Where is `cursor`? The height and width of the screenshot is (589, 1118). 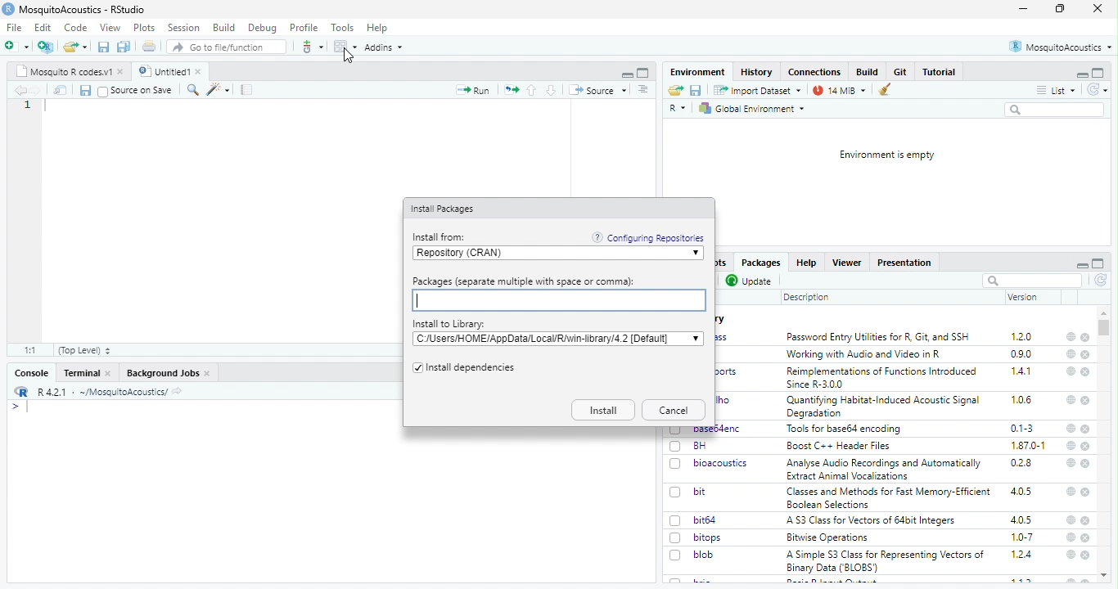 cursor is located at coordinates (349, 56).